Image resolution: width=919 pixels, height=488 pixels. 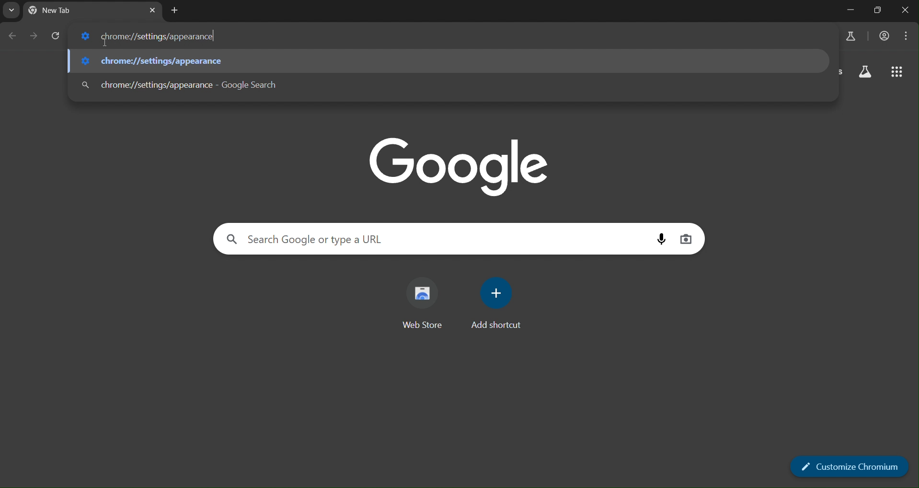 I want to click on close, so click(x=906, y=11).